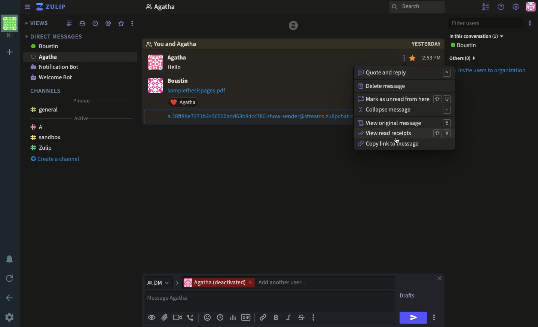 The image size is (538, 327). Describe the element at coordinates (175, 68) in the screenshot. I see `message` at that location.